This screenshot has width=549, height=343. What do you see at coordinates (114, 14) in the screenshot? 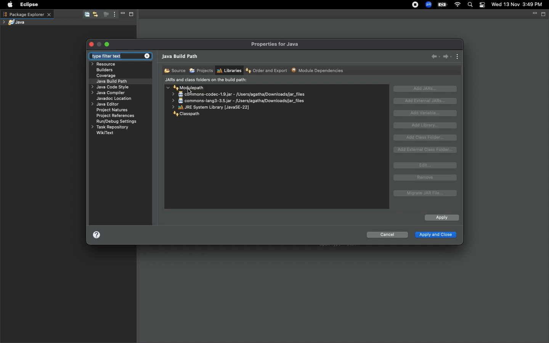
I see `View menu` at bounding box center [114, 14].